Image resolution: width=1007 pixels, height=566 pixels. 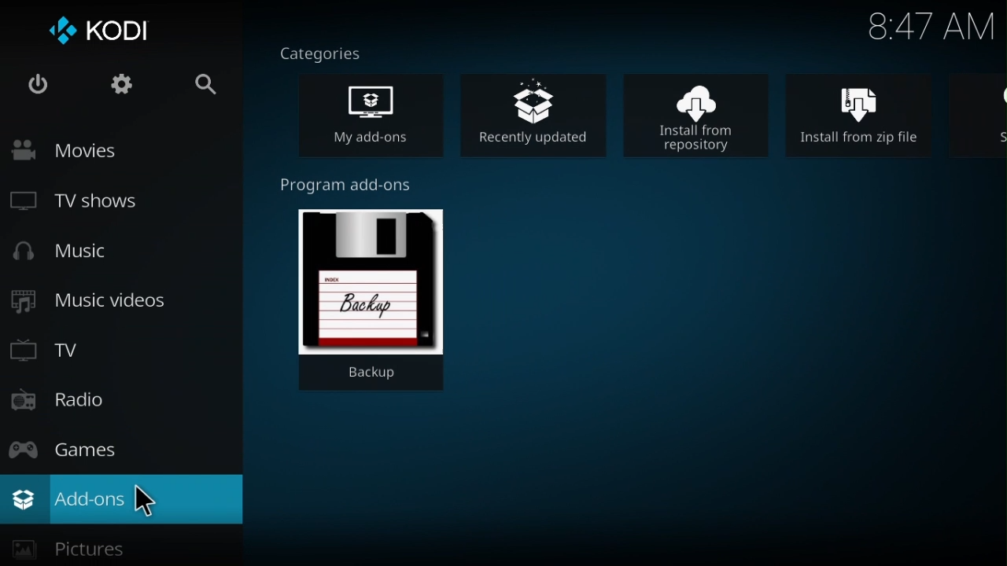 What do you see at coordinates (38, 87) in the screenshot?
I see `Power` at bounding box center [38, 87].